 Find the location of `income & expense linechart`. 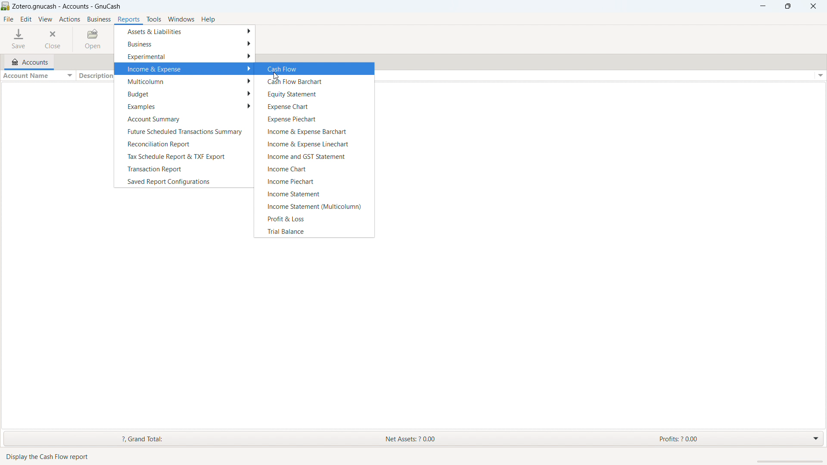

income & expense linechart is located at coordinates (314, 143).